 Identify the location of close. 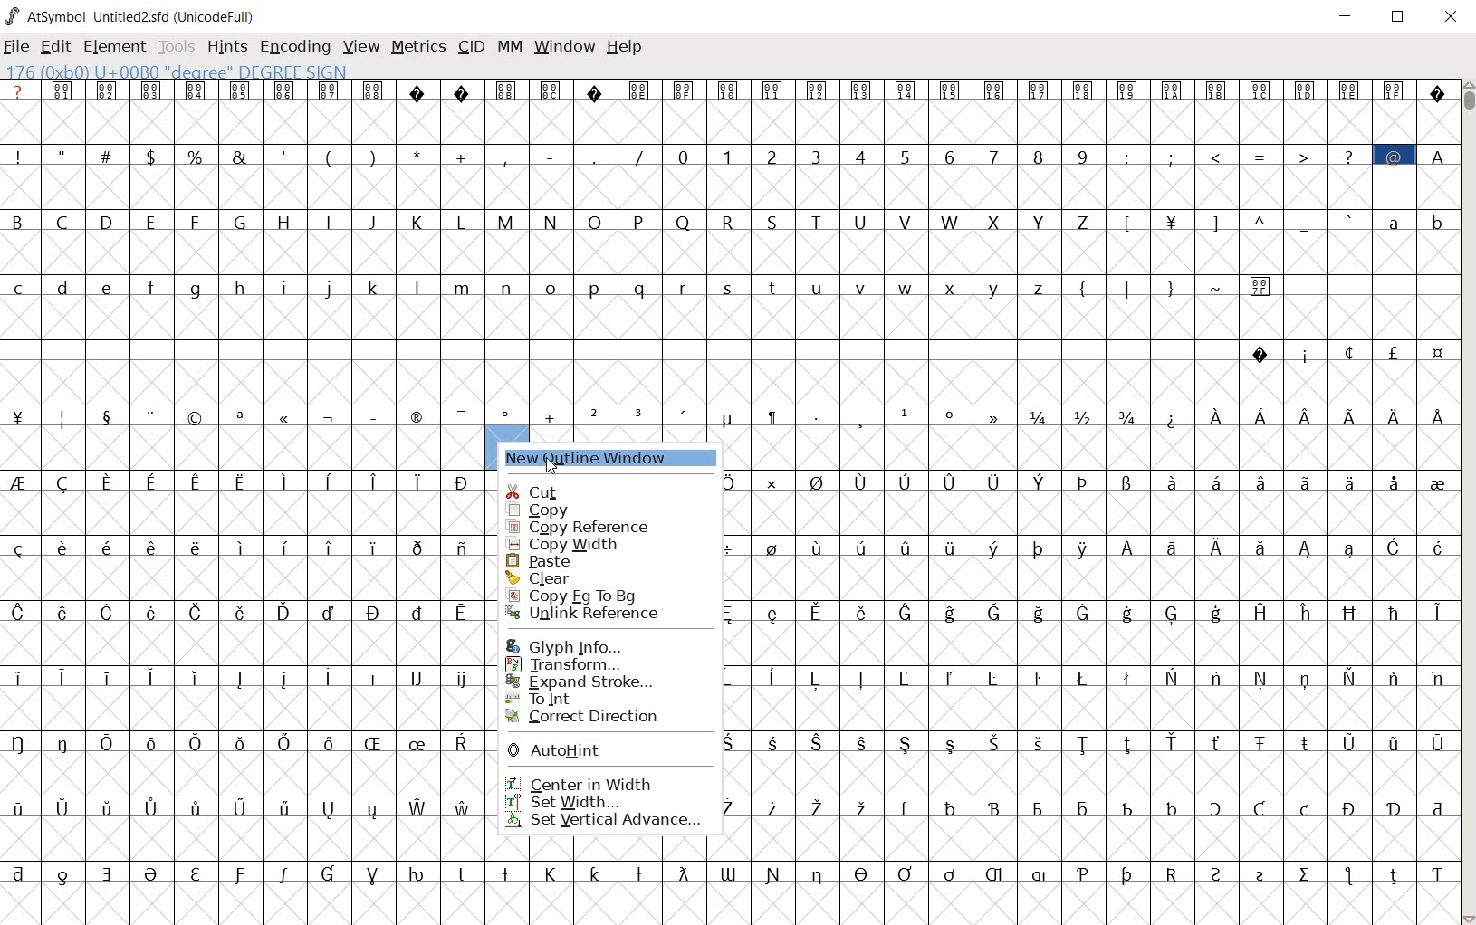
(1452, 18).